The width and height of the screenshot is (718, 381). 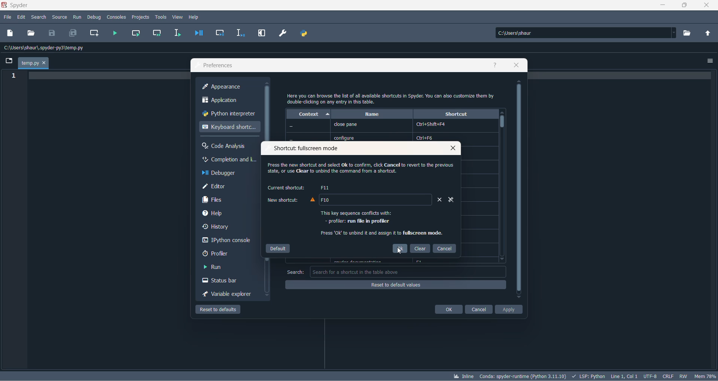 I want to click on spyder application name, so click(x=16, y=6).